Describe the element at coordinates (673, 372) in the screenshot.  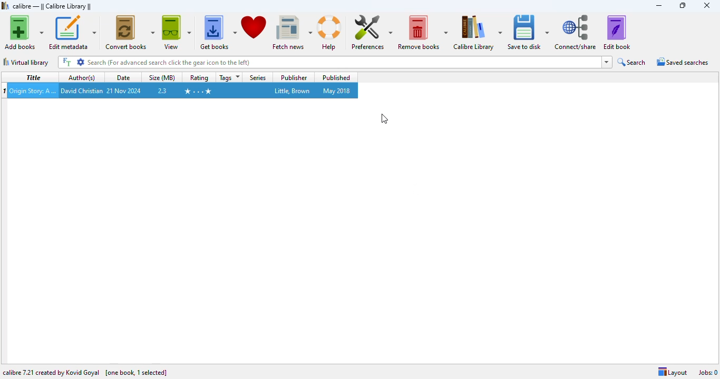
I see `layout` at that location.